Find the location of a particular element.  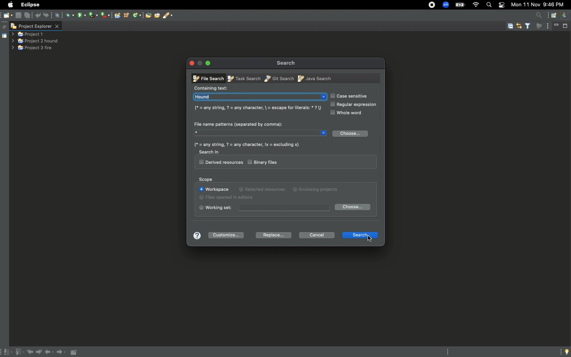

wifi is located at coordinates (477, 5).